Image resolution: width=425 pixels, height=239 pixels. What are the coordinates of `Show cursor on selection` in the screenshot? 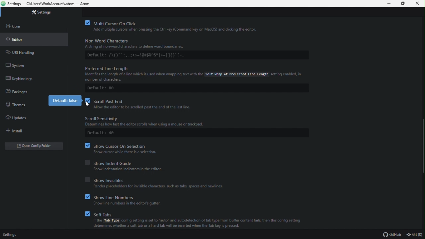 It's located at (124, 145).